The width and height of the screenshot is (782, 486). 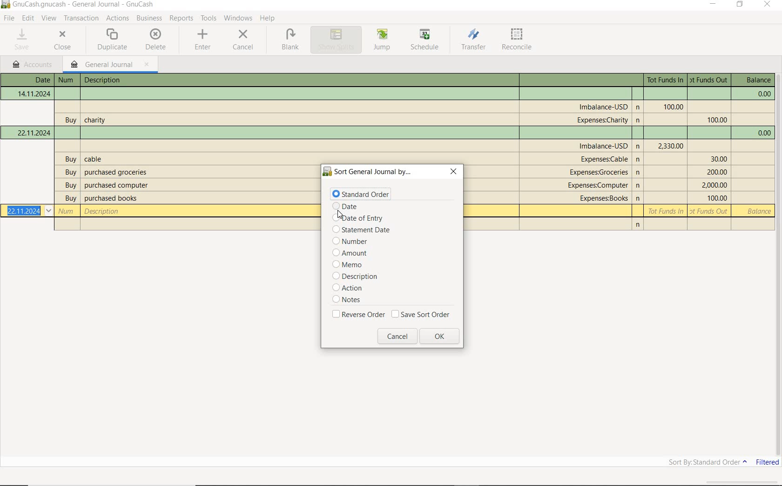 I want to click on amount, so click(x=356, y=254).